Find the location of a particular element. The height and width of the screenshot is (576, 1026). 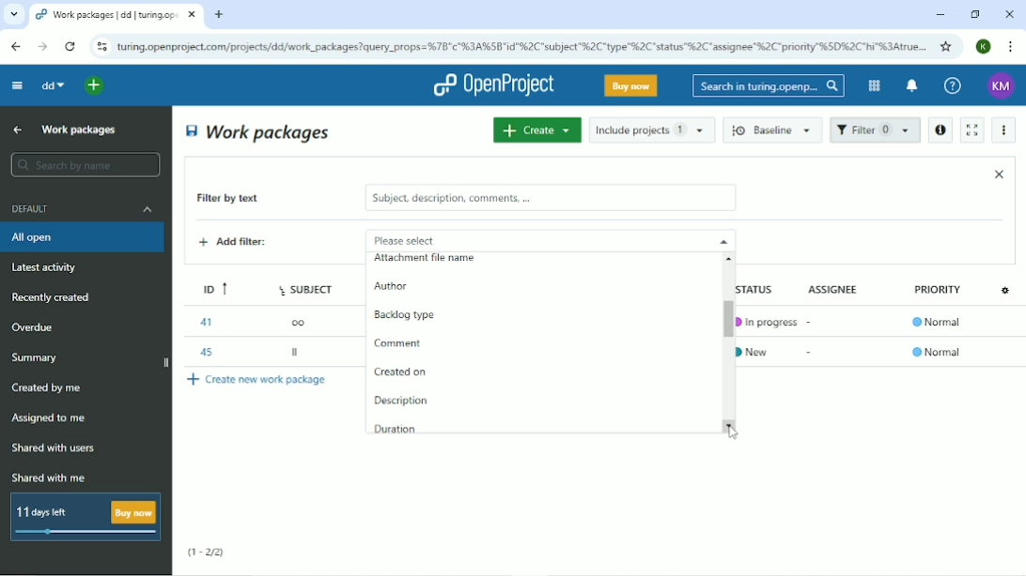

Open details view is located at coordinates (940, 130).